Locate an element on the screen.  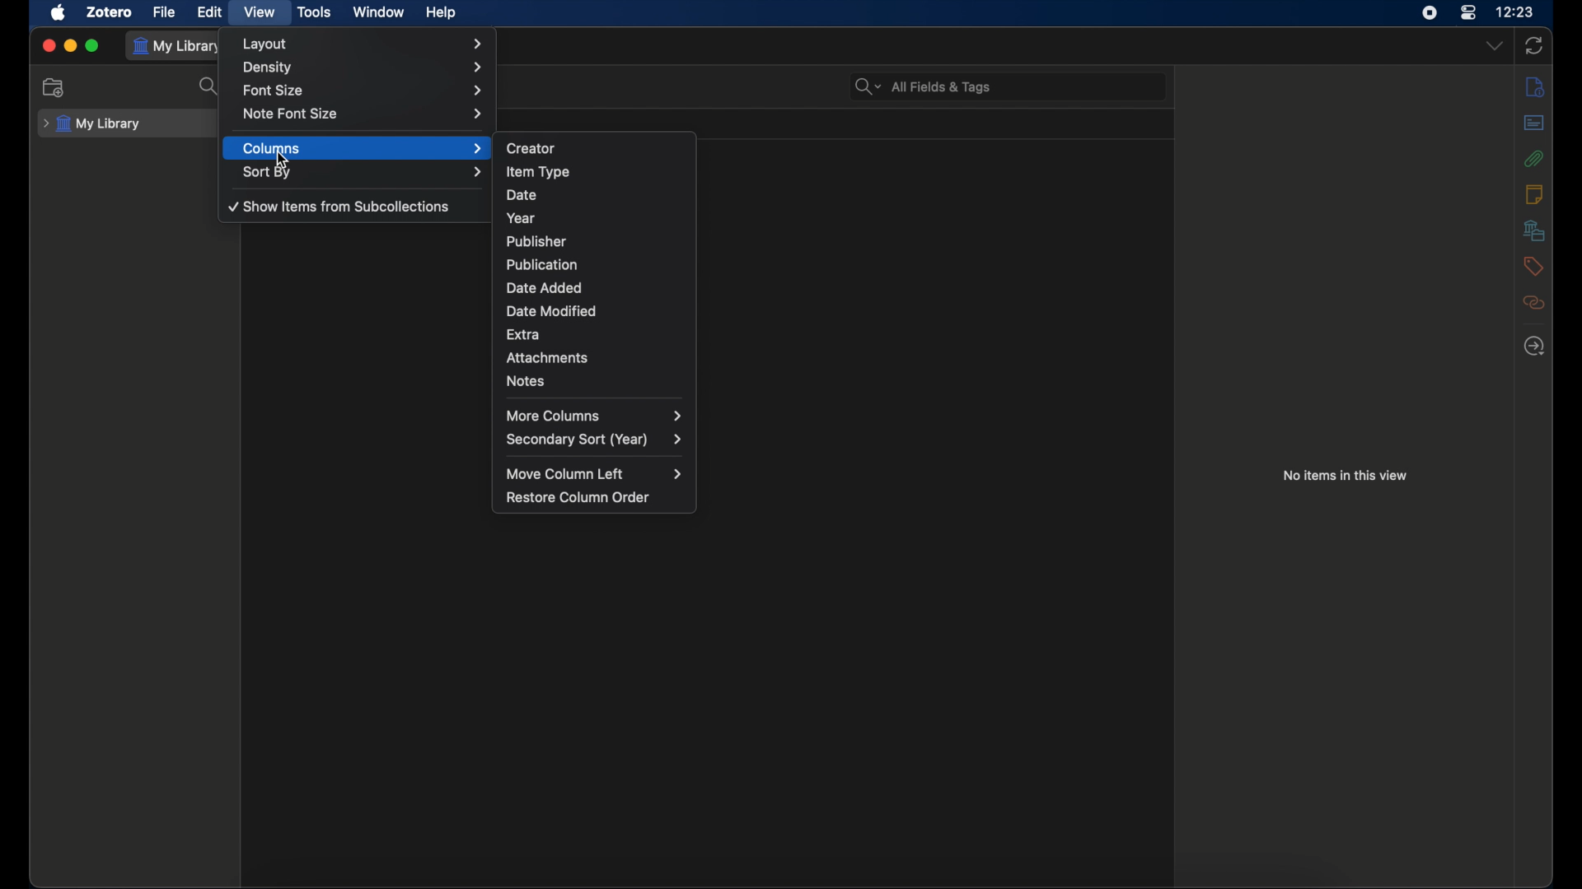
new collection is located at coordinates (54, 87).